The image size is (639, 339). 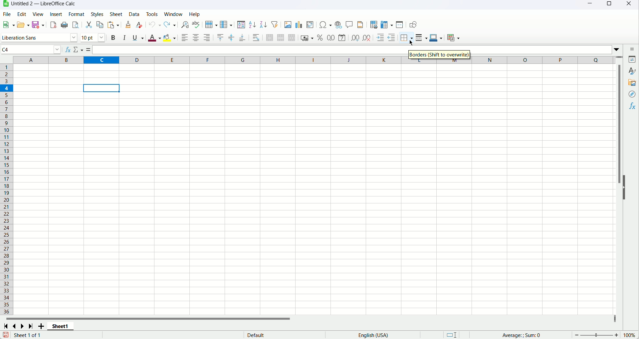 What do you see at coordinates (154, 39) in the screenshot?
I see `Font color` at bounding box center [154, 39].